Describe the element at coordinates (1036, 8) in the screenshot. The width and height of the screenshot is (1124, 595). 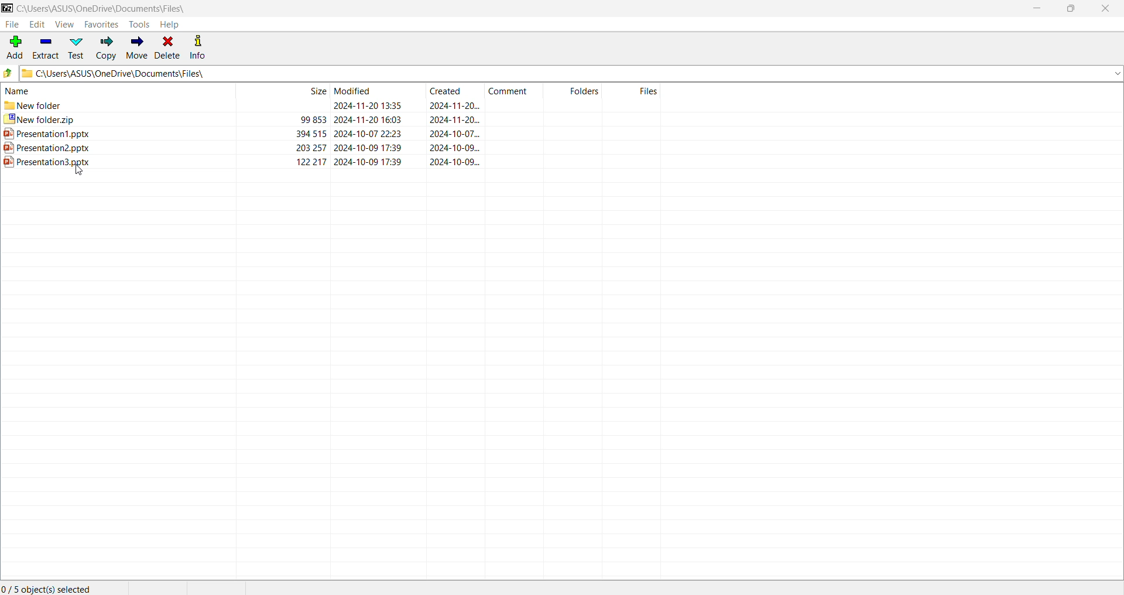
I see `Minimize` at that location.